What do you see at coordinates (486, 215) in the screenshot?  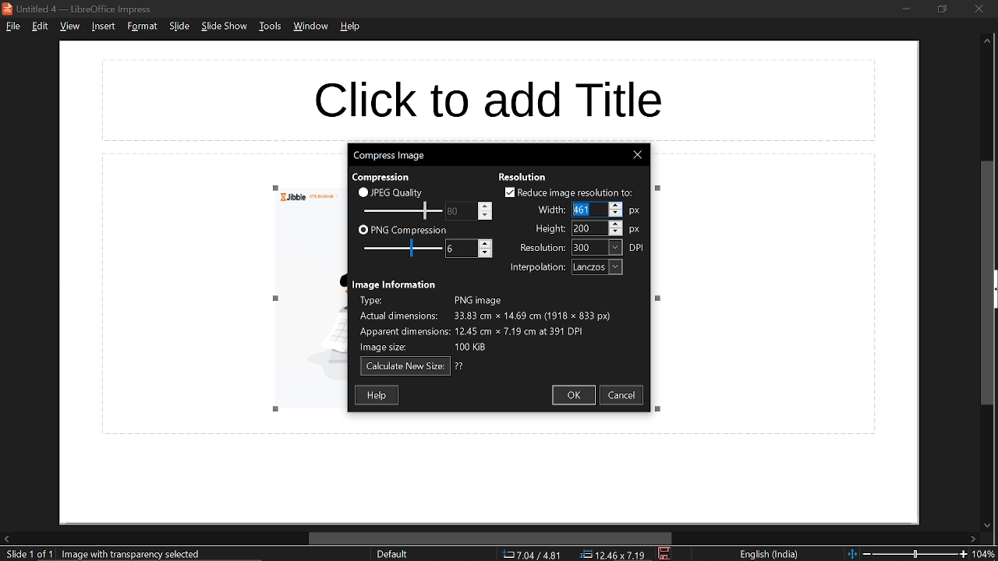 I see `Decrease ` at bounding box center [486, 215].